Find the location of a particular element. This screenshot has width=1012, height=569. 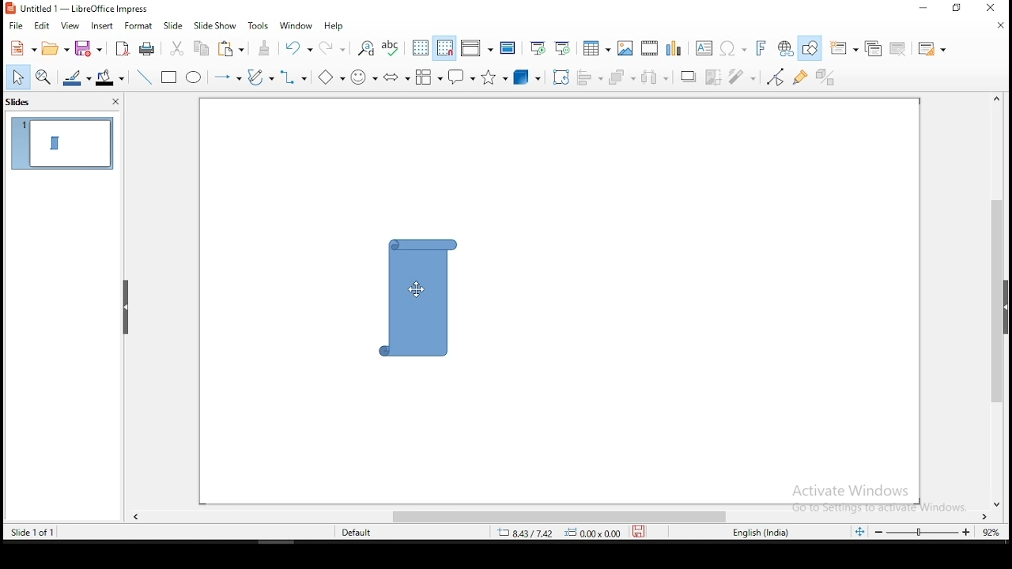

align objects is located at coordinates (591, 75).